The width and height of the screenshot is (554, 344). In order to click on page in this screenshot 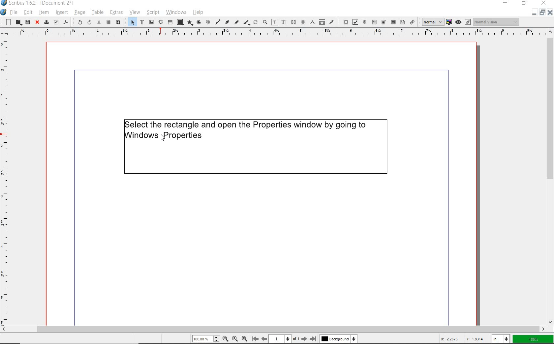, I will do `click(79, 12)`.